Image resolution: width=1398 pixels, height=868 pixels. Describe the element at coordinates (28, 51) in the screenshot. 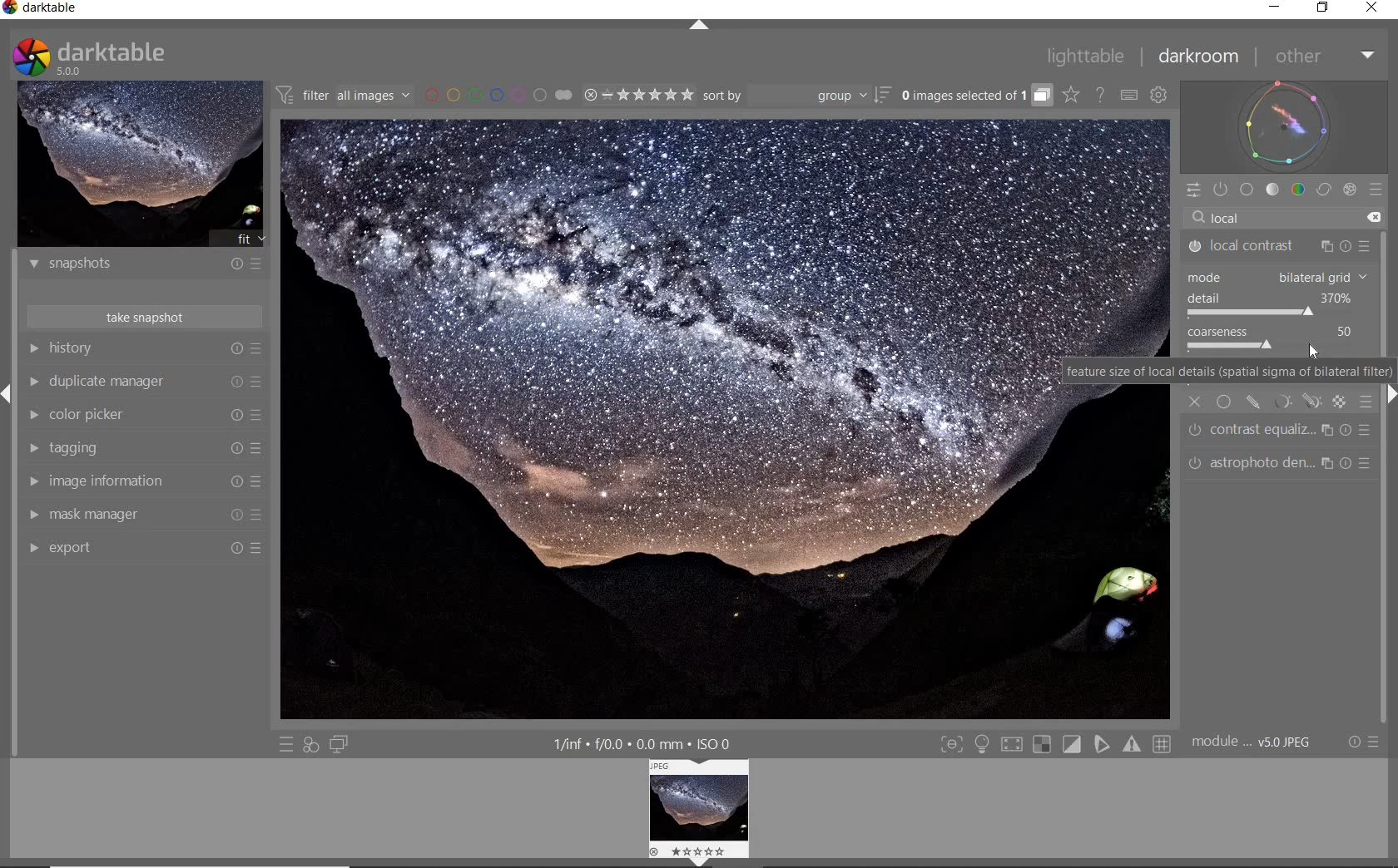

I see `darktable logo` at that location.